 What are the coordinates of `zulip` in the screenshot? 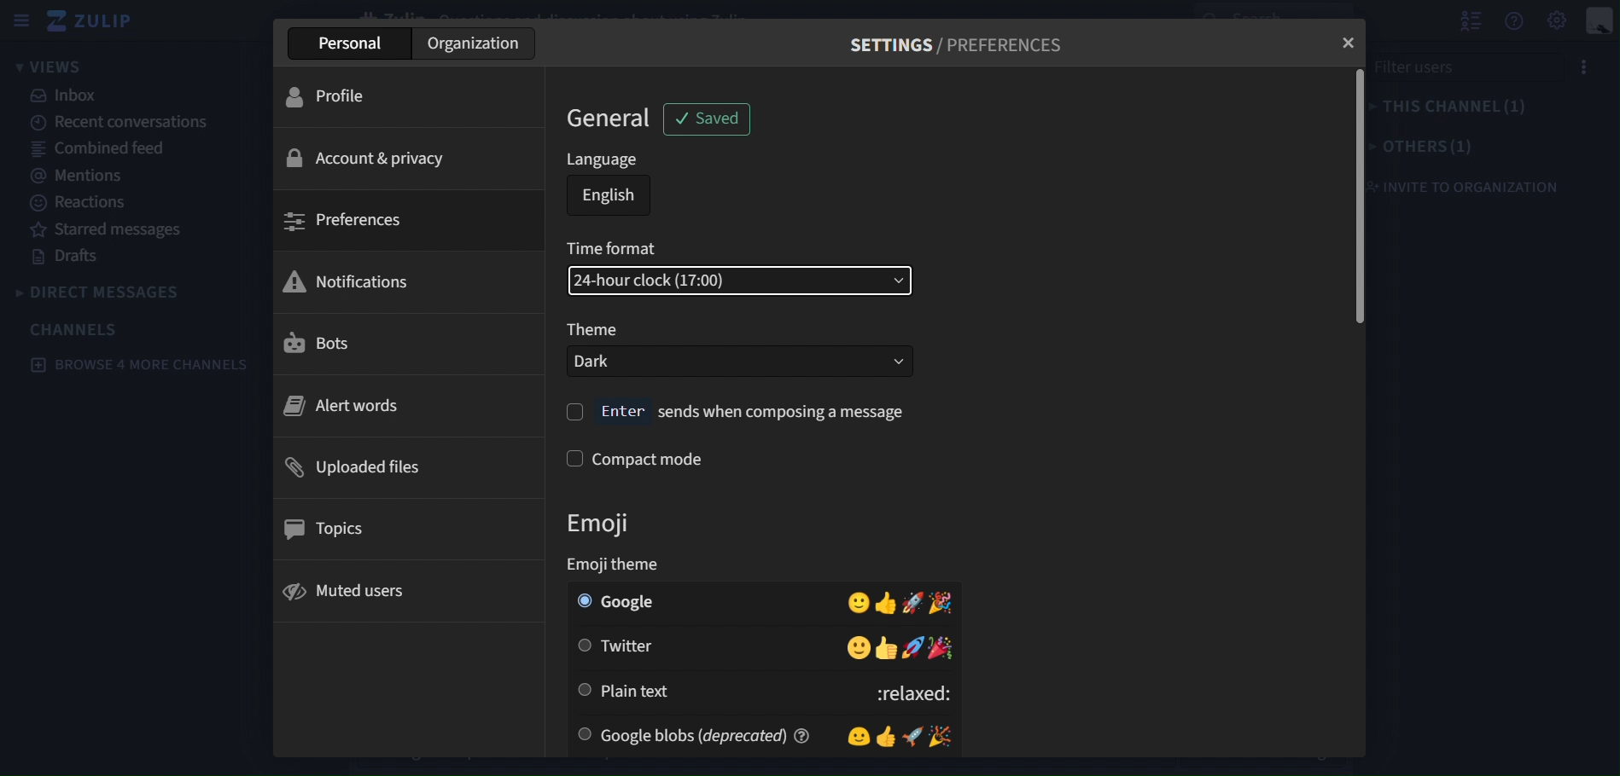 It's located at (92, 19).